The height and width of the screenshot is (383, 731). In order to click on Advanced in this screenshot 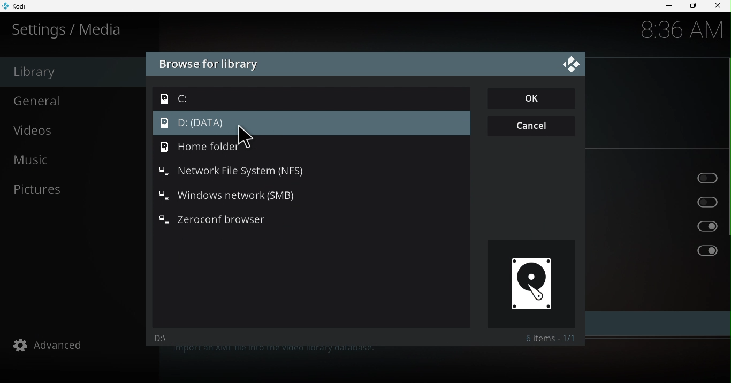, I will do `click(80, 344)`.